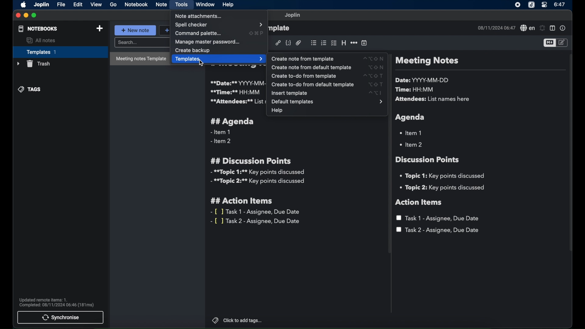  What do you see at coordinates (97, 5) in the screenshot?
I see `view` at bounding box center [97, 5].